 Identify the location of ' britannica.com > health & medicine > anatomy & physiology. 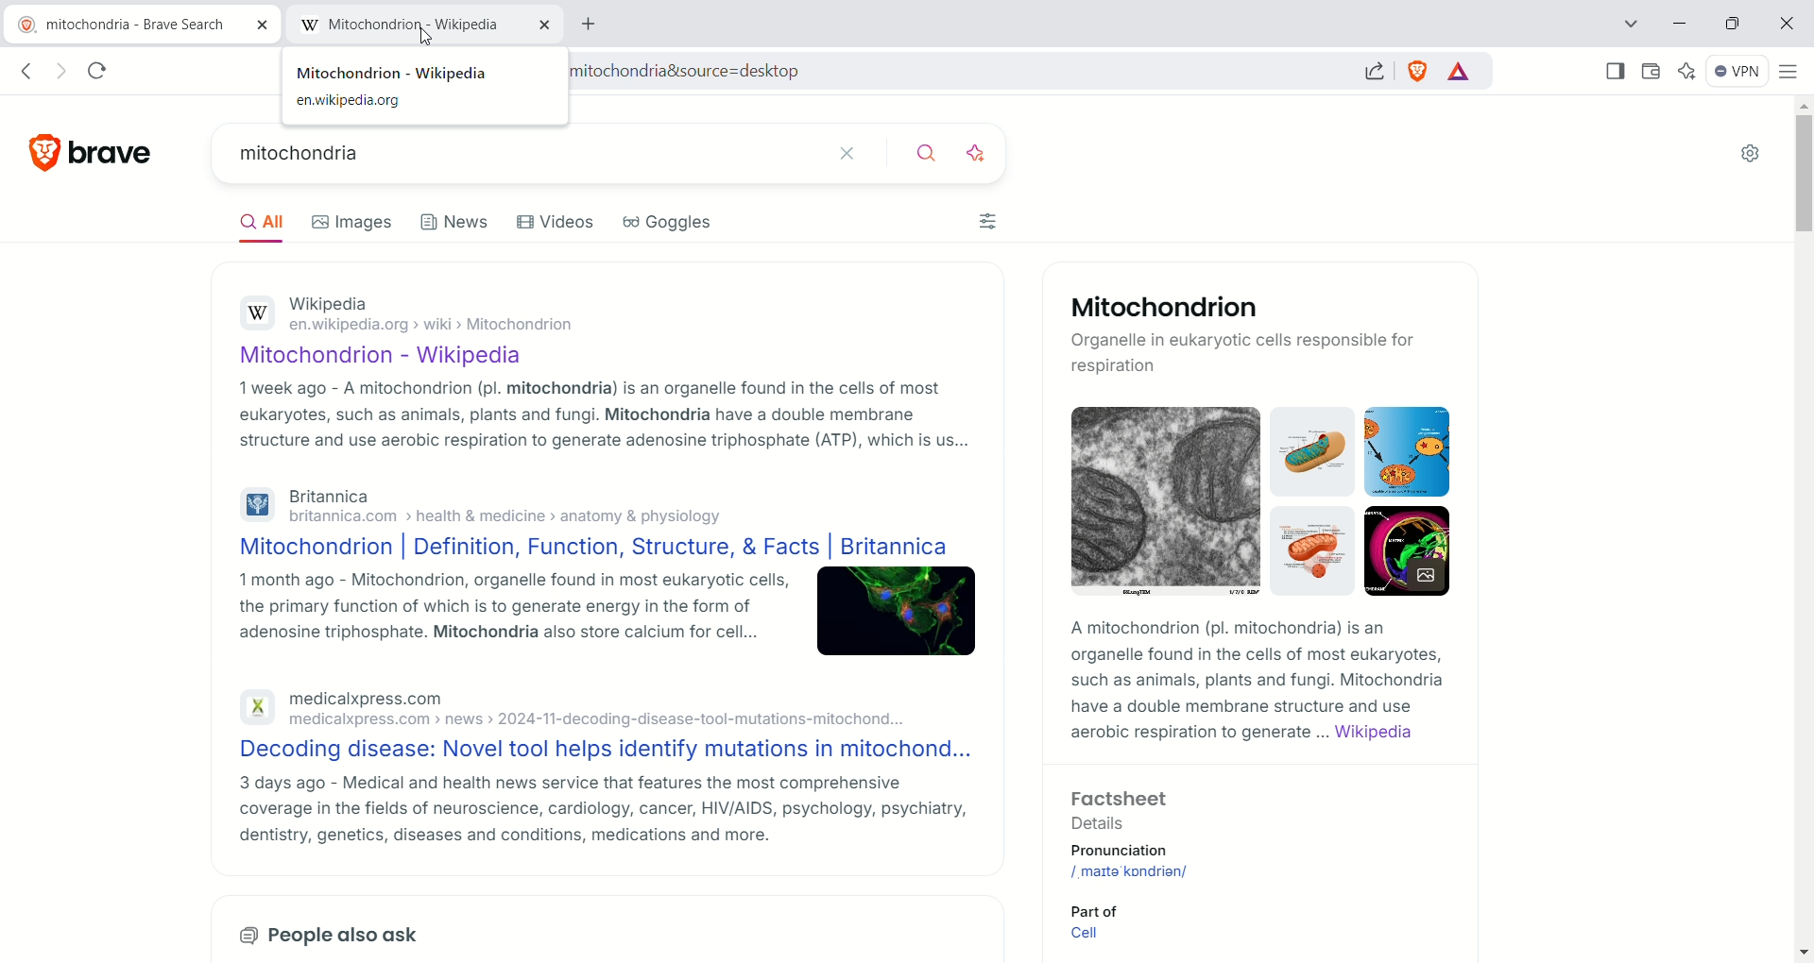
(503, 517).